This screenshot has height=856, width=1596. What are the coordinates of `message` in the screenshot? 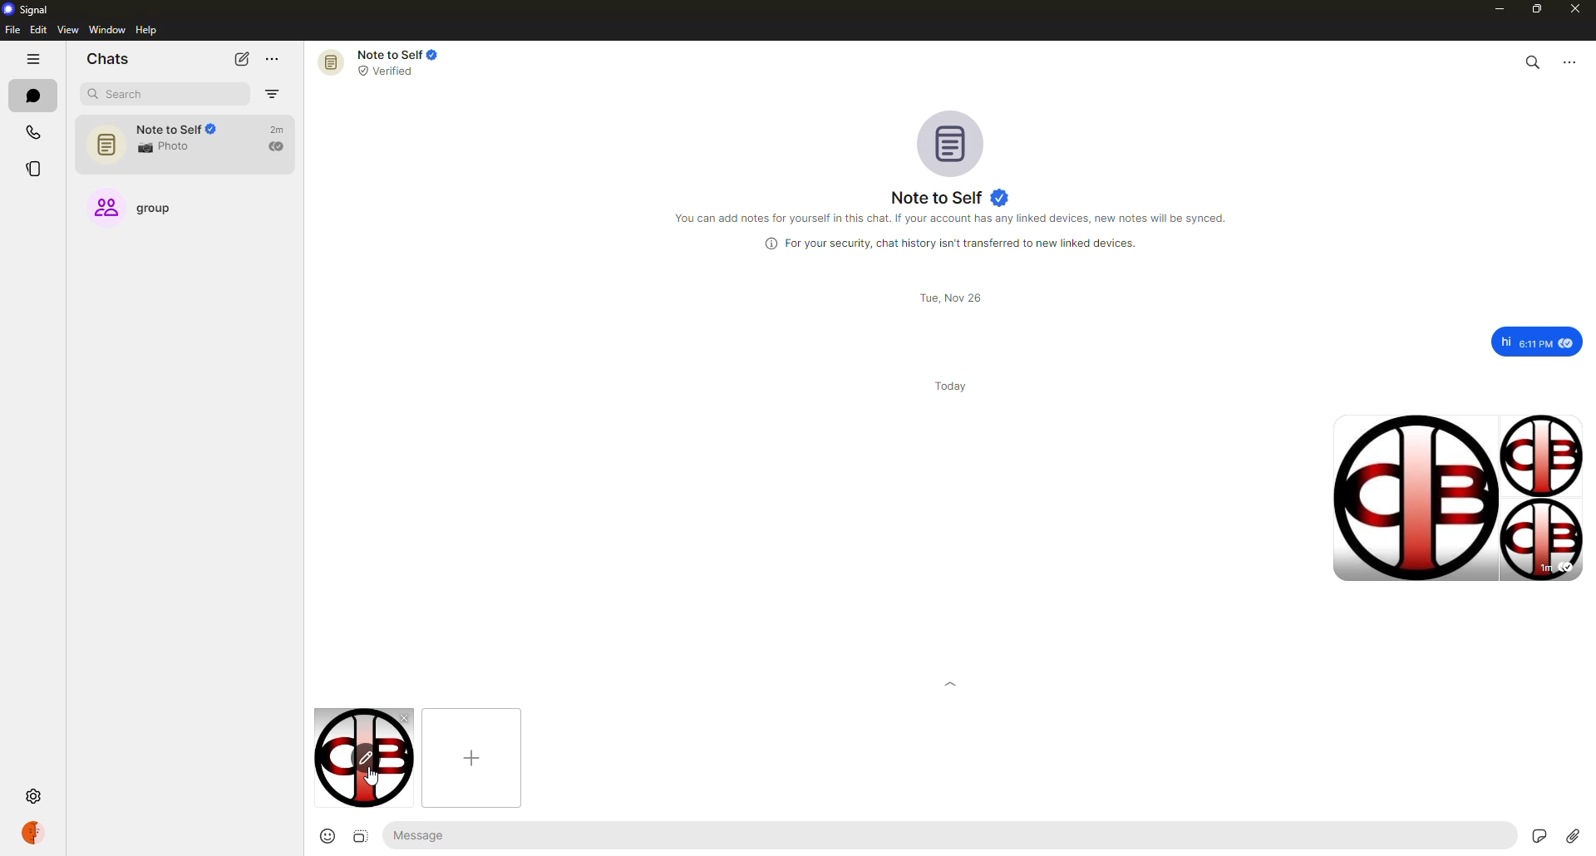 It's located at (475, 835).